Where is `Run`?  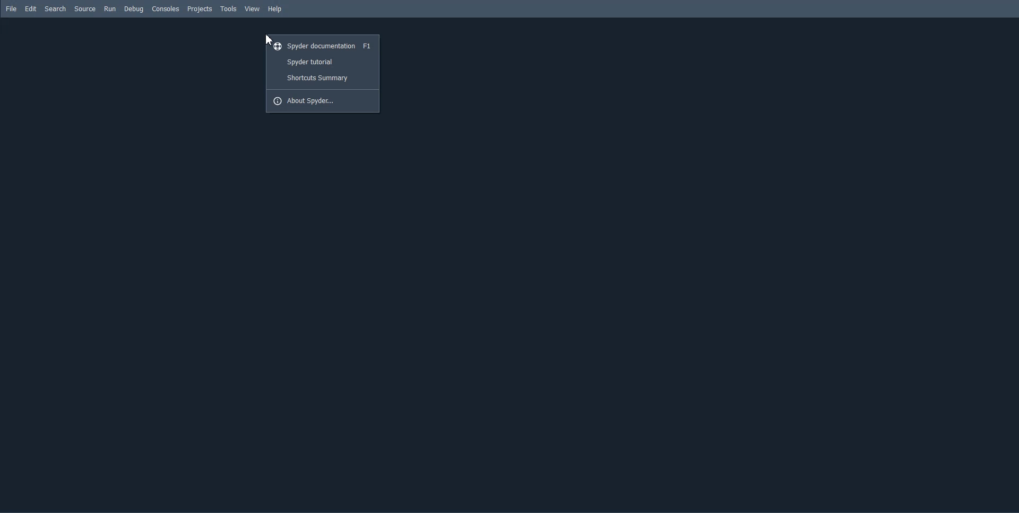 Run is located at coordinates (110, 8).